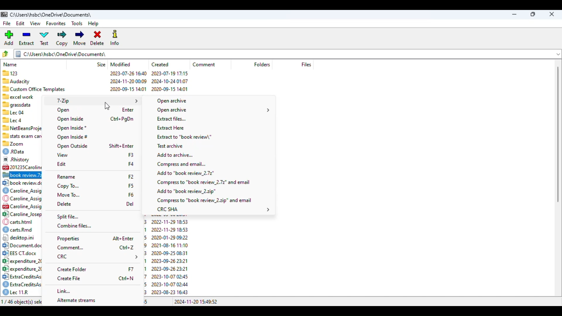 This screenshot has height=316, width=562. Describe the element at coordinates (5, 54) in the screenshot. I see `browse folders` at that location.